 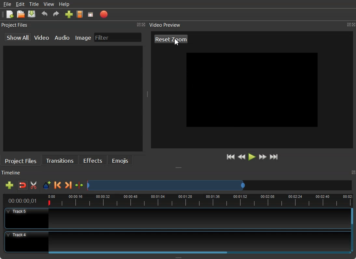 I want to click on Track 4, so click(x=177, y=241).